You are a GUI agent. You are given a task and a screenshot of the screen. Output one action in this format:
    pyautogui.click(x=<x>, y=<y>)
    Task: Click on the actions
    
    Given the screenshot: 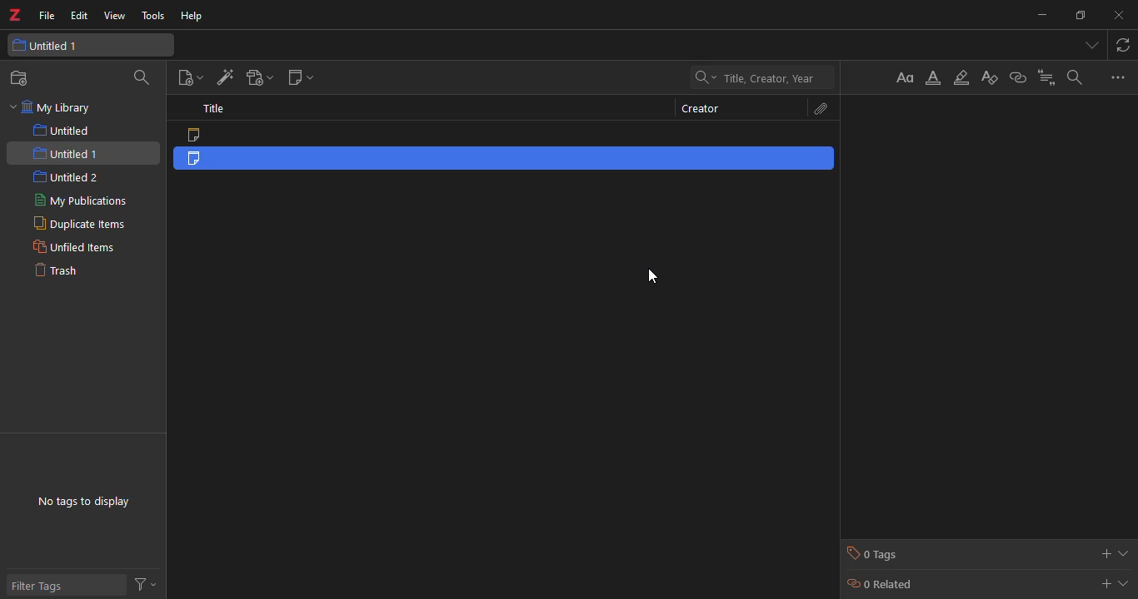 What is the action you would take?
    pyautogui.click(x=145, y=582)
    